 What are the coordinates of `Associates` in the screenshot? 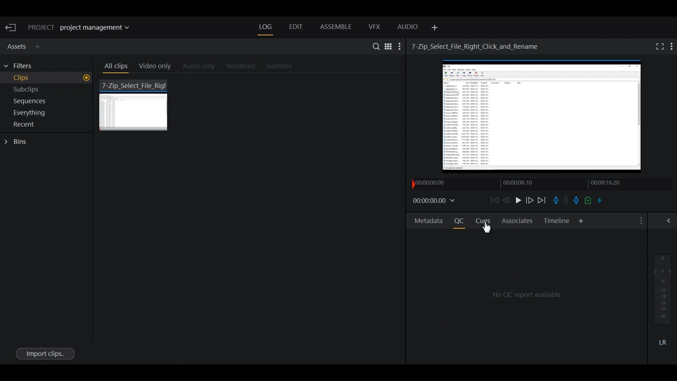 It's located at (517, 220).